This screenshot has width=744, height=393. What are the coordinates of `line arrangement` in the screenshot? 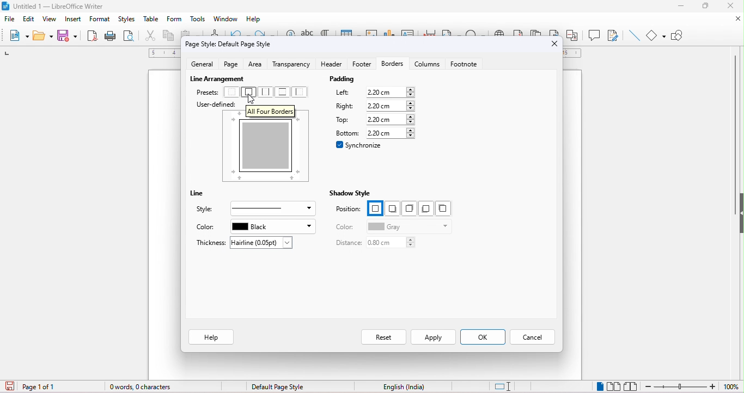 It's located at (213, 79).